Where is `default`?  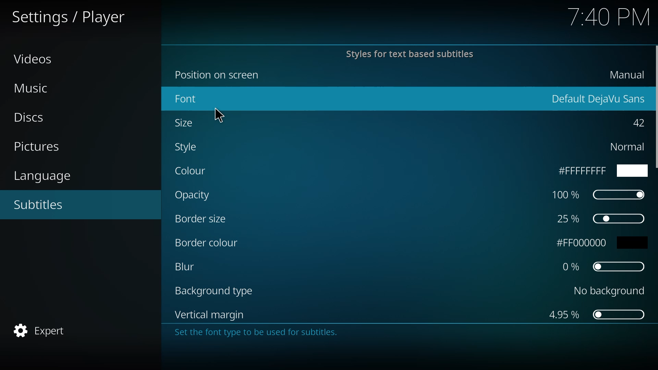
default is located at coordinates (598, 97).